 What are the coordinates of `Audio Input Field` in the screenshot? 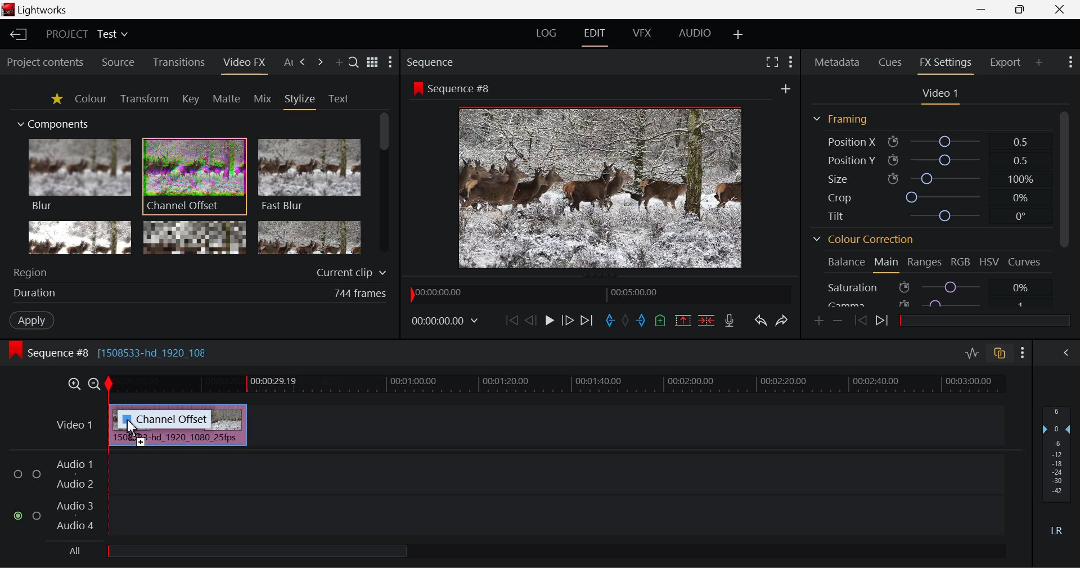 It's located at (506, 496).